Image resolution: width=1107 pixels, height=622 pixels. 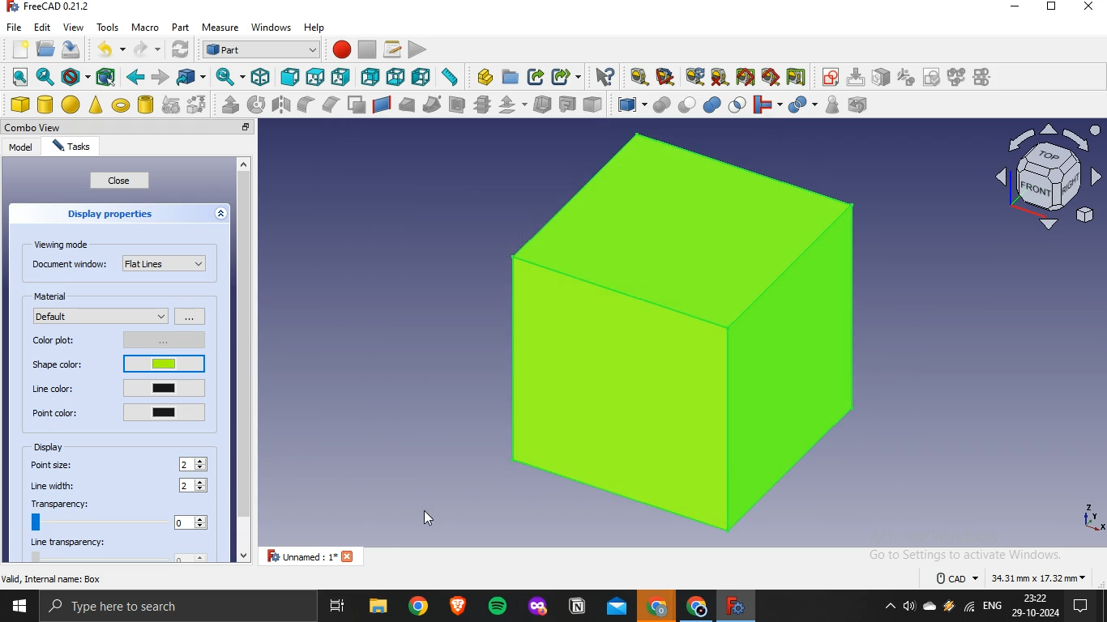 What do you see at coordinates (666, 77) in the screenshot?
I see `measure angular` at bounding box center [666, 77].